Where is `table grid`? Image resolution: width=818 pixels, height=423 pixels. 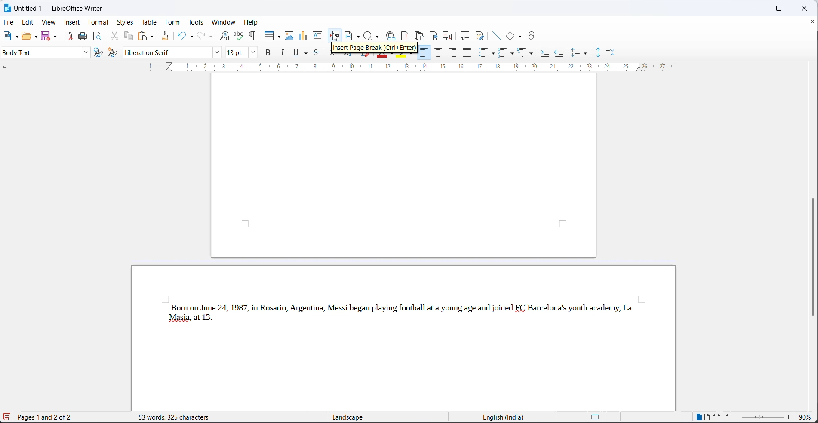
table grid is located at coordinates (280, 37).